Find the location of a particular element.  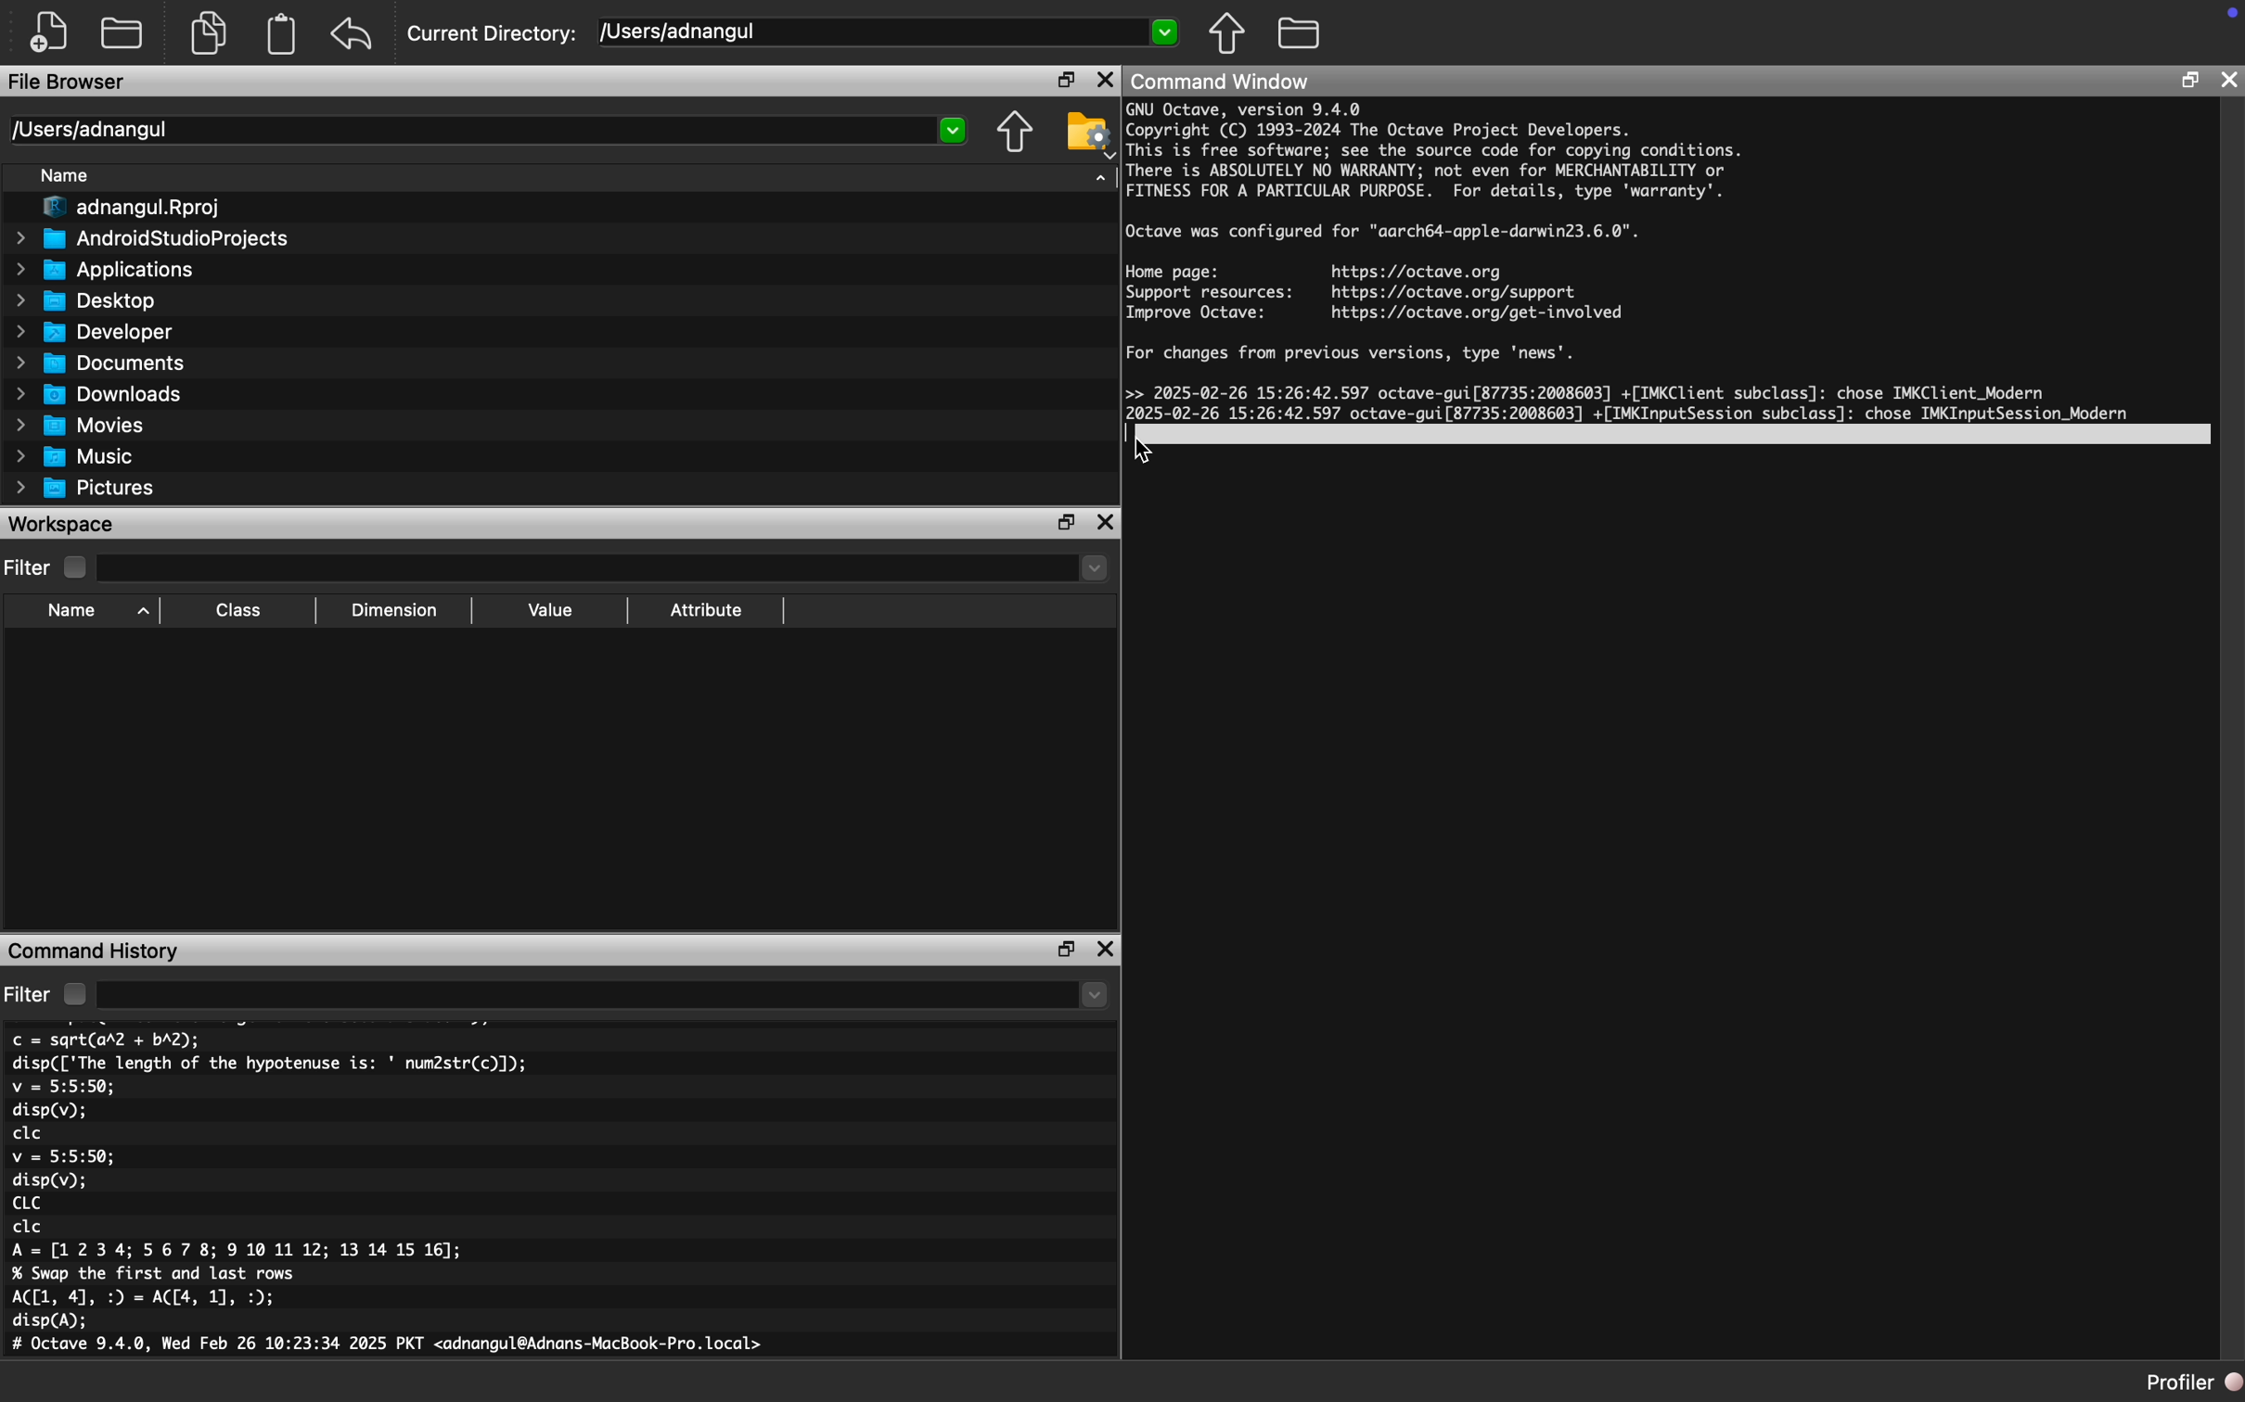

Applications is located at coordinates (101, 271).